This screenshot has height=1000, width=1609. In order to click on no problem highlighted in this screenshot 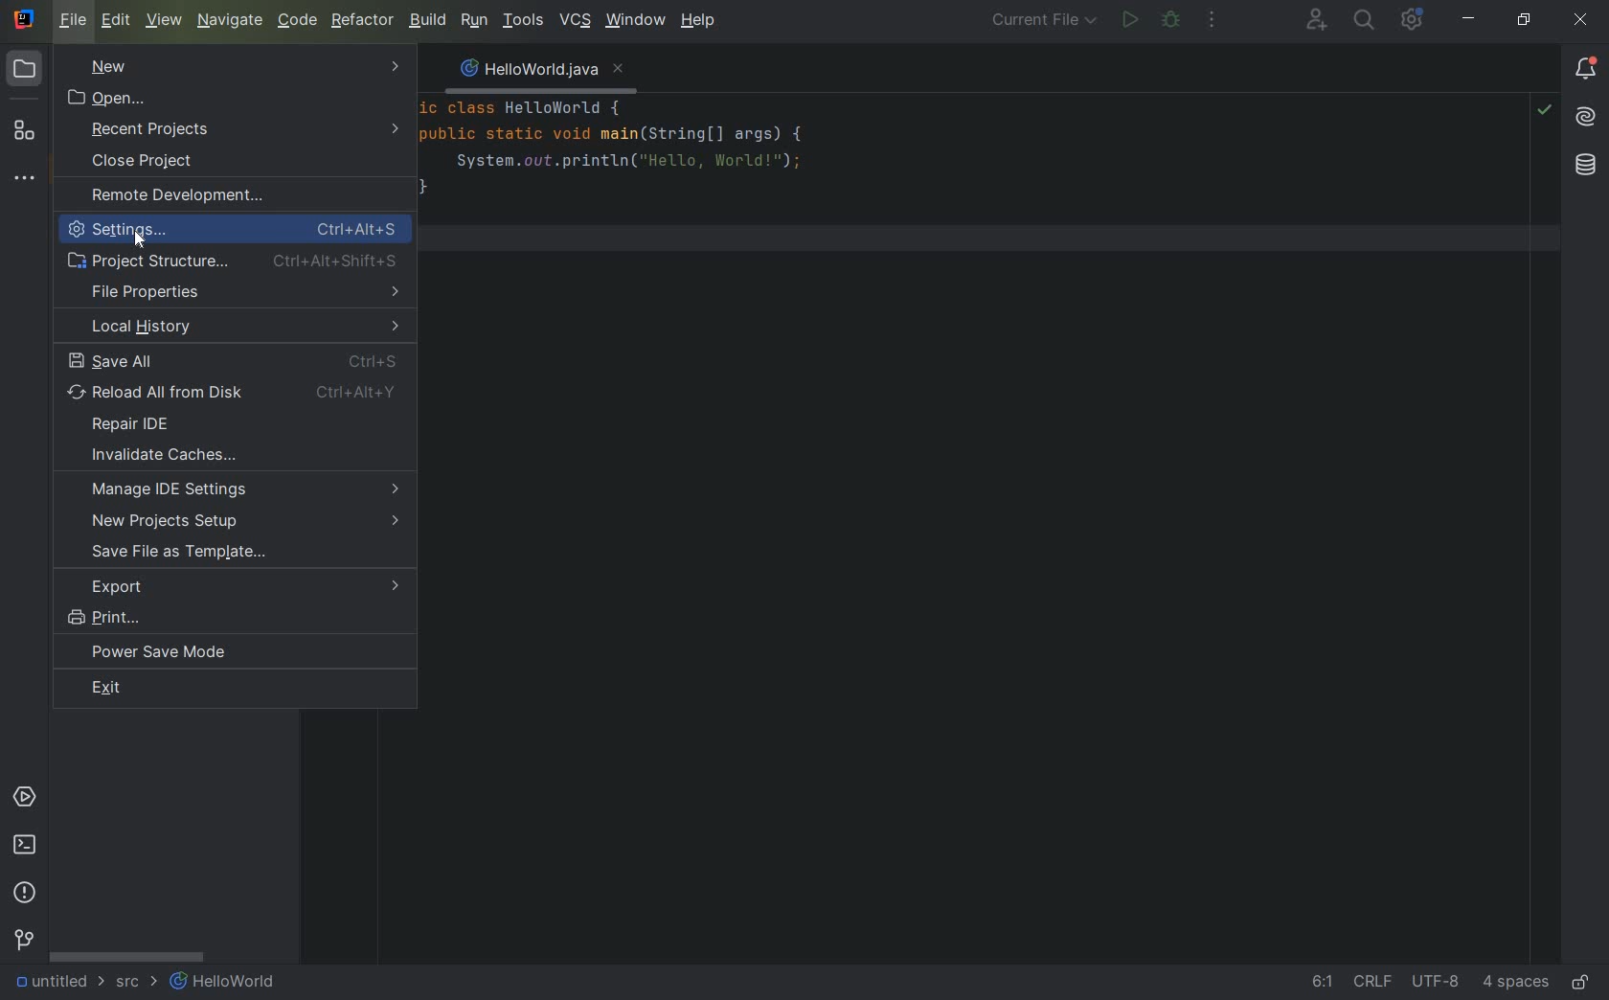, I will do `click(1544, 108)`.